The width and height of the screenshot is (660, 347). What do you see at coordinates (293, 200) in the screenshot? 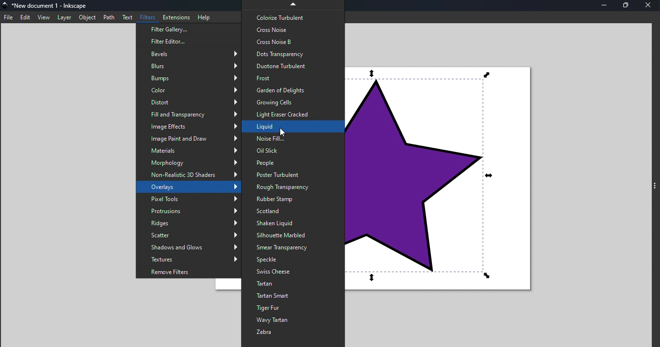
I see `Rubber stamp` at bounding box center [293, 200].